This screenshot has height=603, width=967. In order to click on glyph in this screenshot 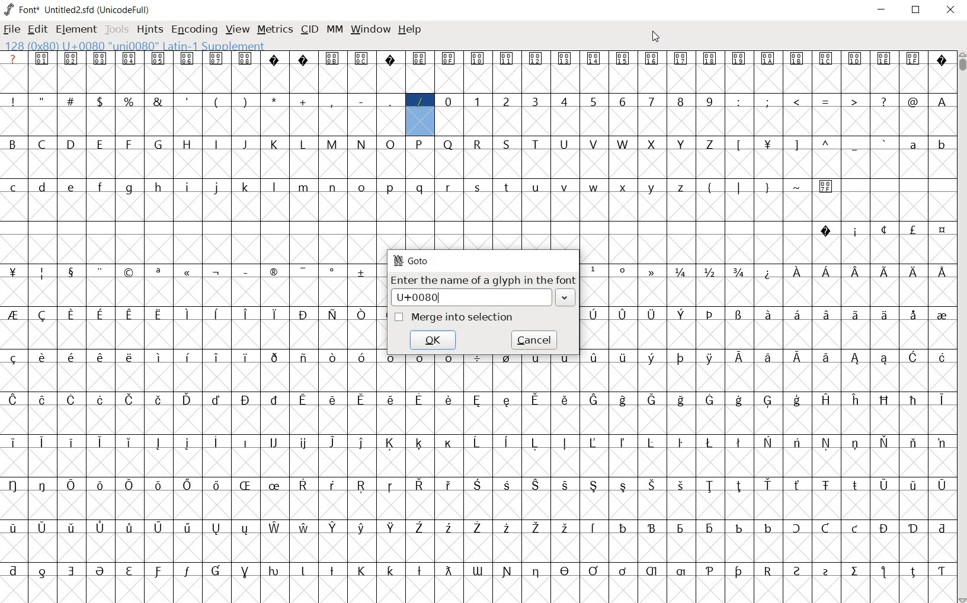, I will do `click(130, 485)`.